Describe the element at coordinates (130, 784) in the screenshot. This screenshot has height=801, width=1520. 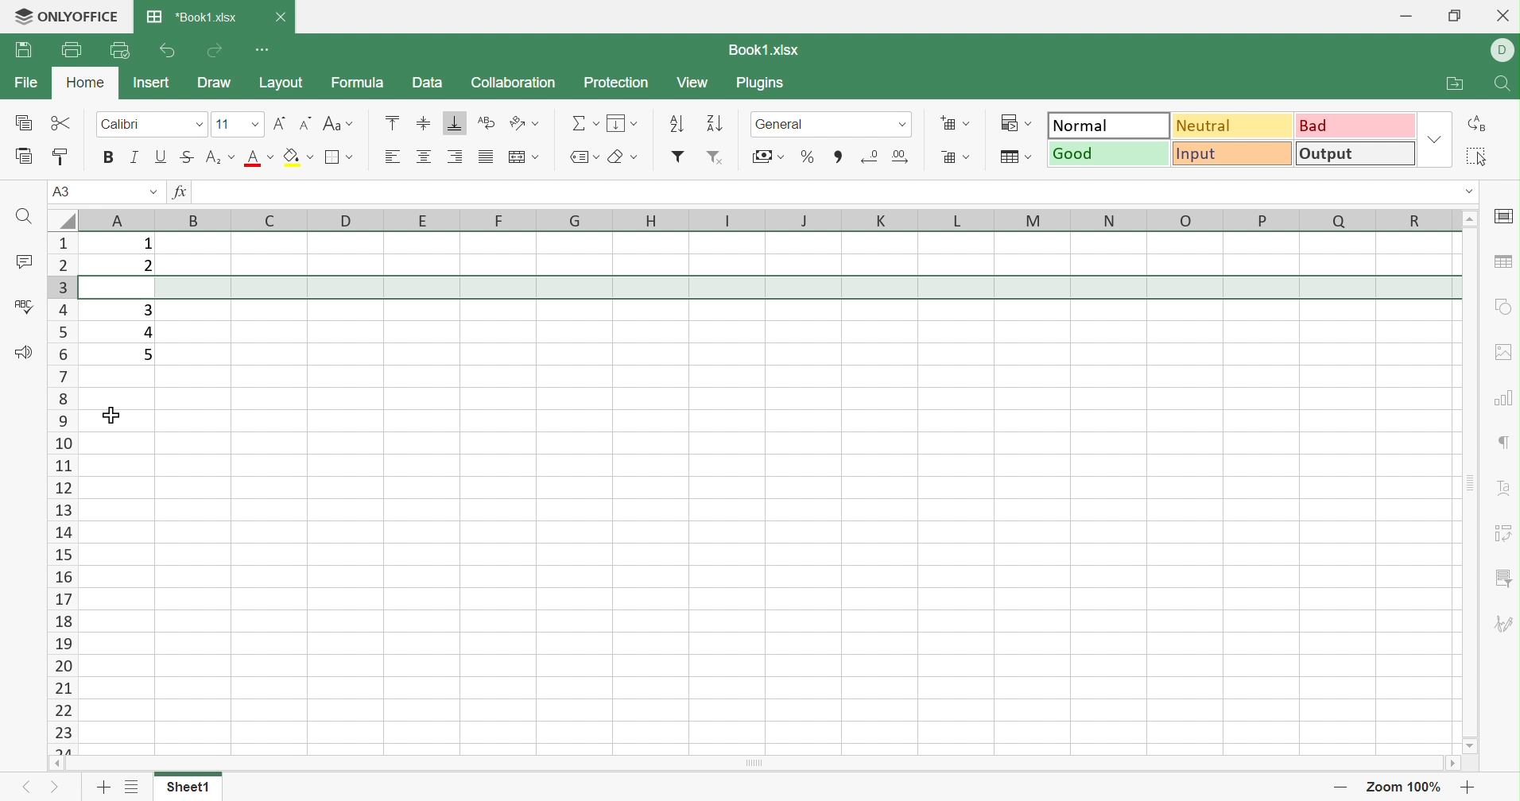
I see `List of sheets` at that location.